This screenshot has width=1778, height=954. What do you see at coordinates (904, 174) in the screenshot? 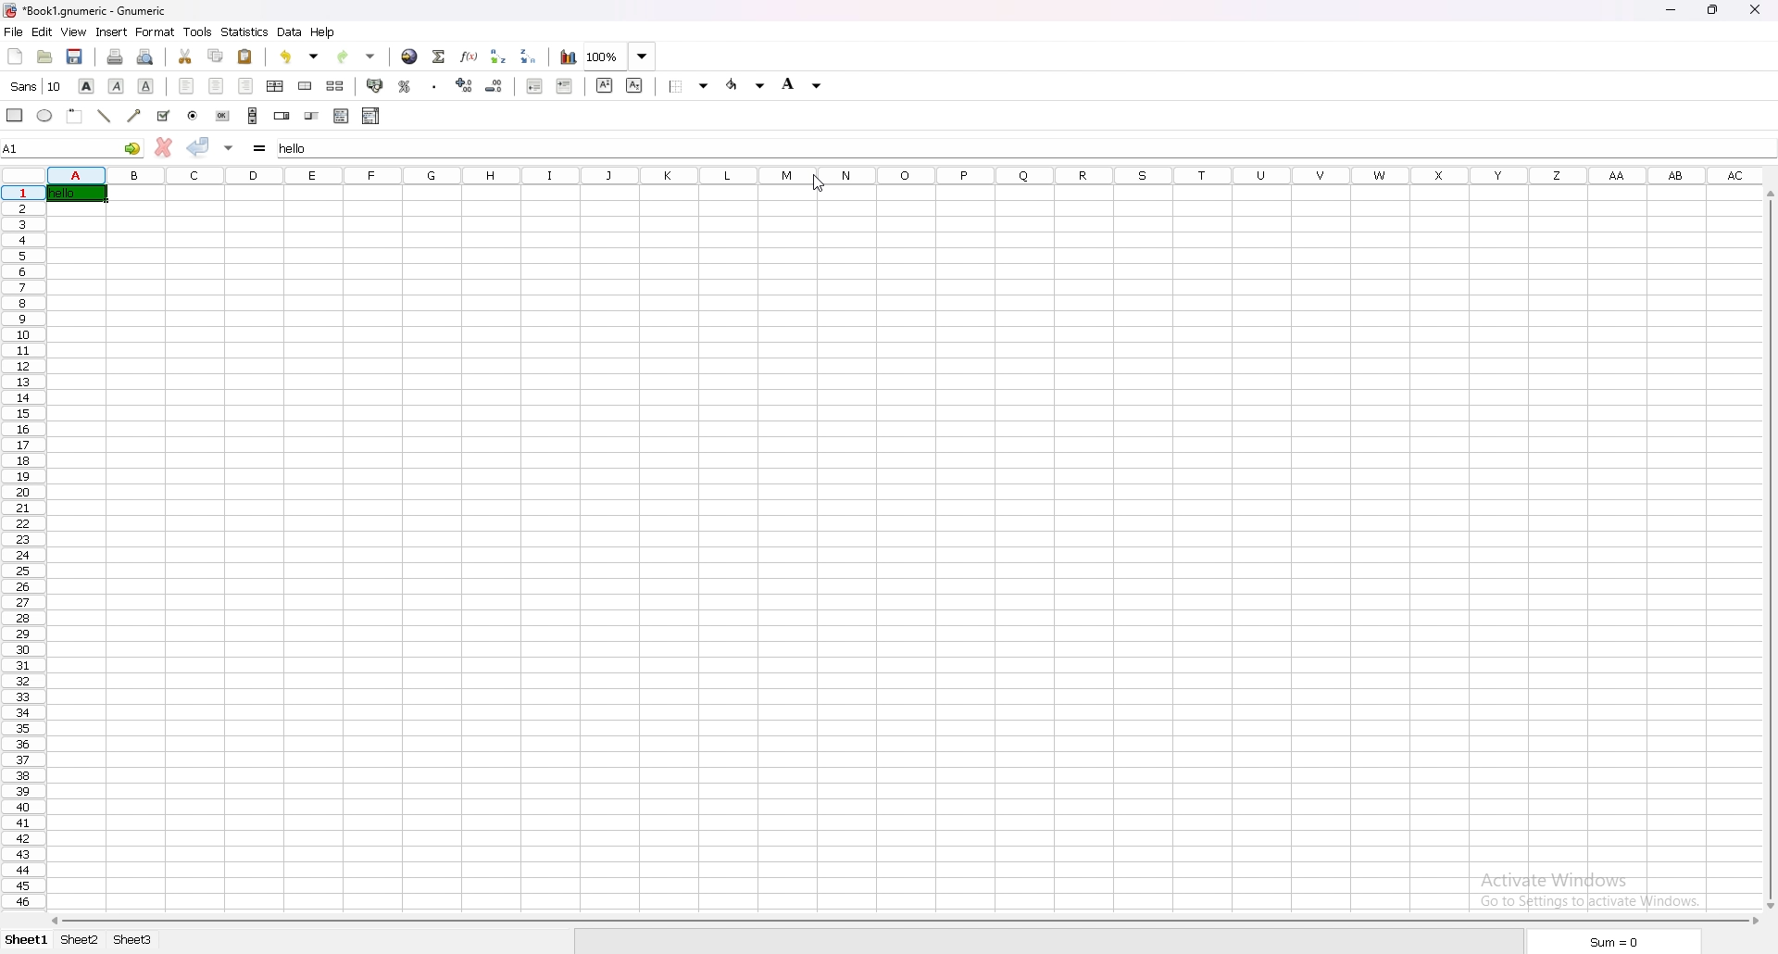
I see `columns` at bounding box center [904, 174].